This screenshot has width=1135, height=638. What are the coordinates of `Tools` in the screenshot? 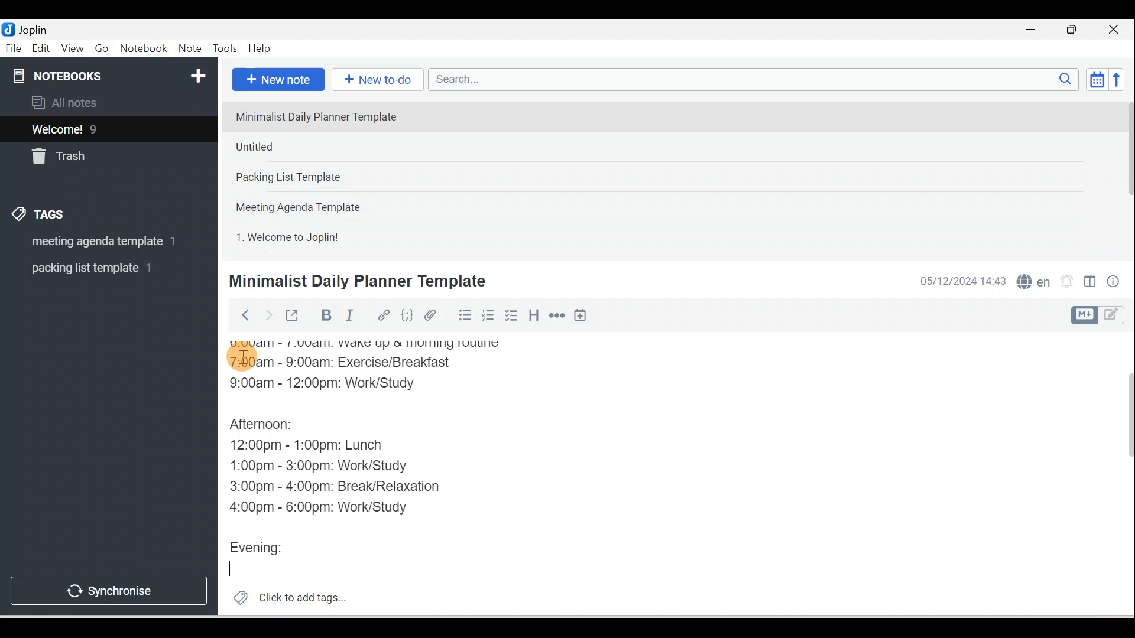 It's located at (225, 48).